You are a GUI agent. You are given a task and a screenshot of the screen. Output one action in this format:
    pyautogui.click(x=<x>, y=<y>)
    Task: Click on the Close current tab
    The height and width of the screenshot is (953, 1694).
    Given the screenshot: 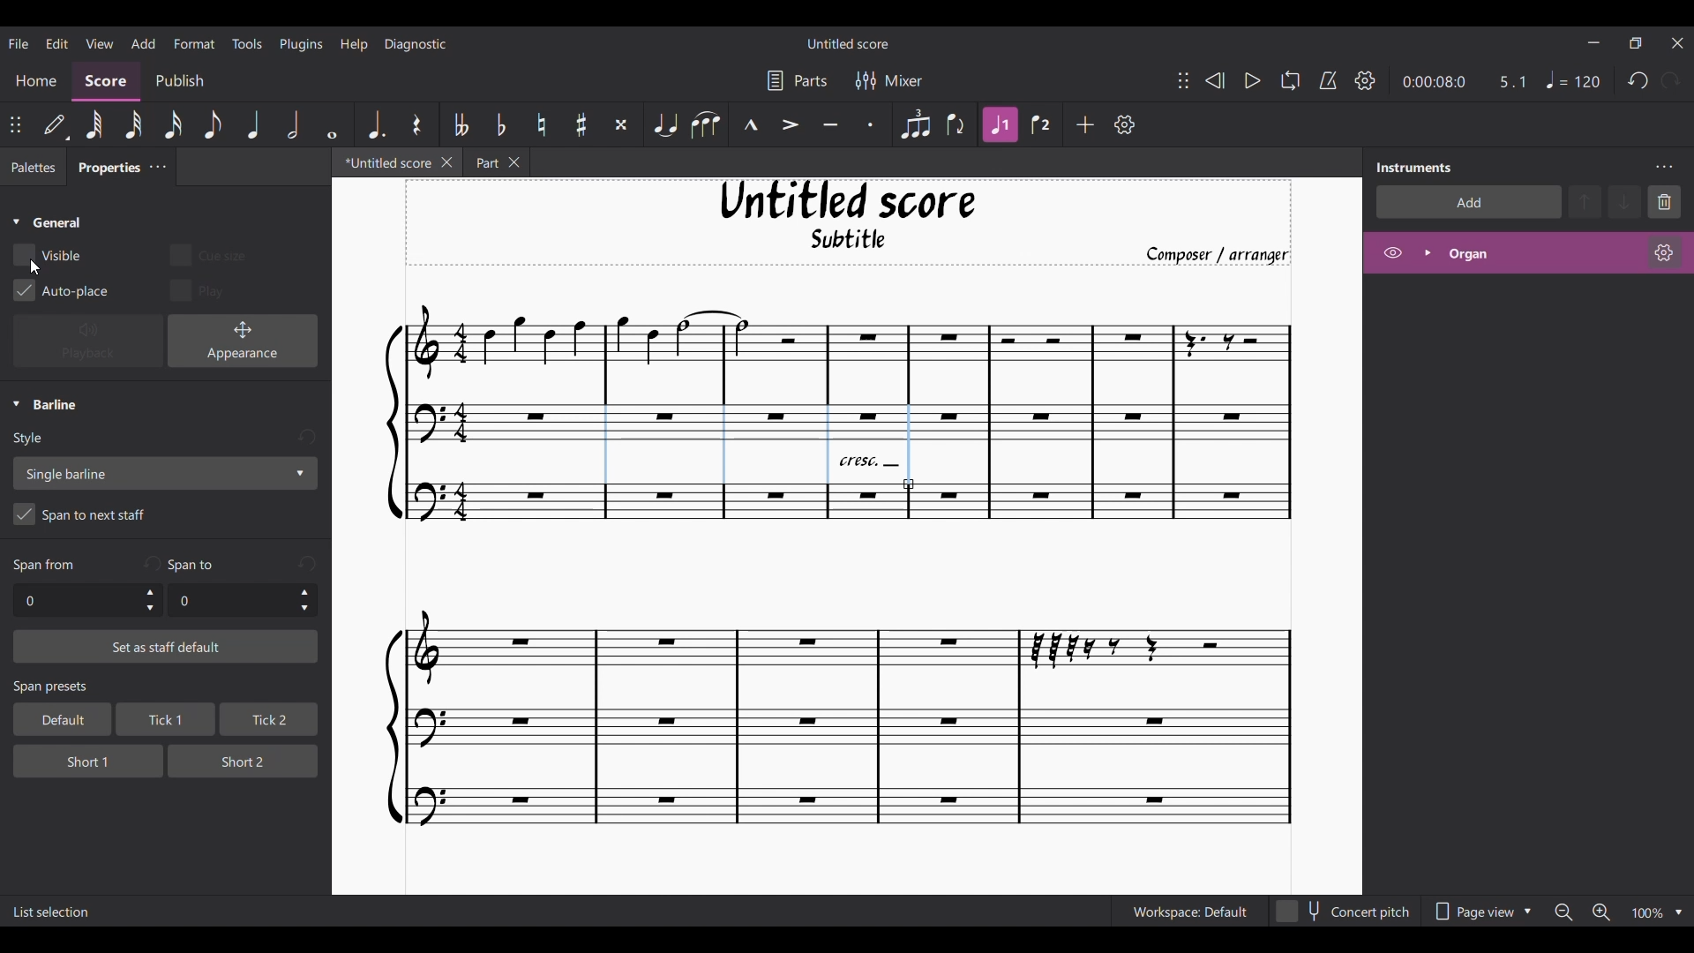 What is the action you would take?
    pyautogui.click(x=447, y=161)
    